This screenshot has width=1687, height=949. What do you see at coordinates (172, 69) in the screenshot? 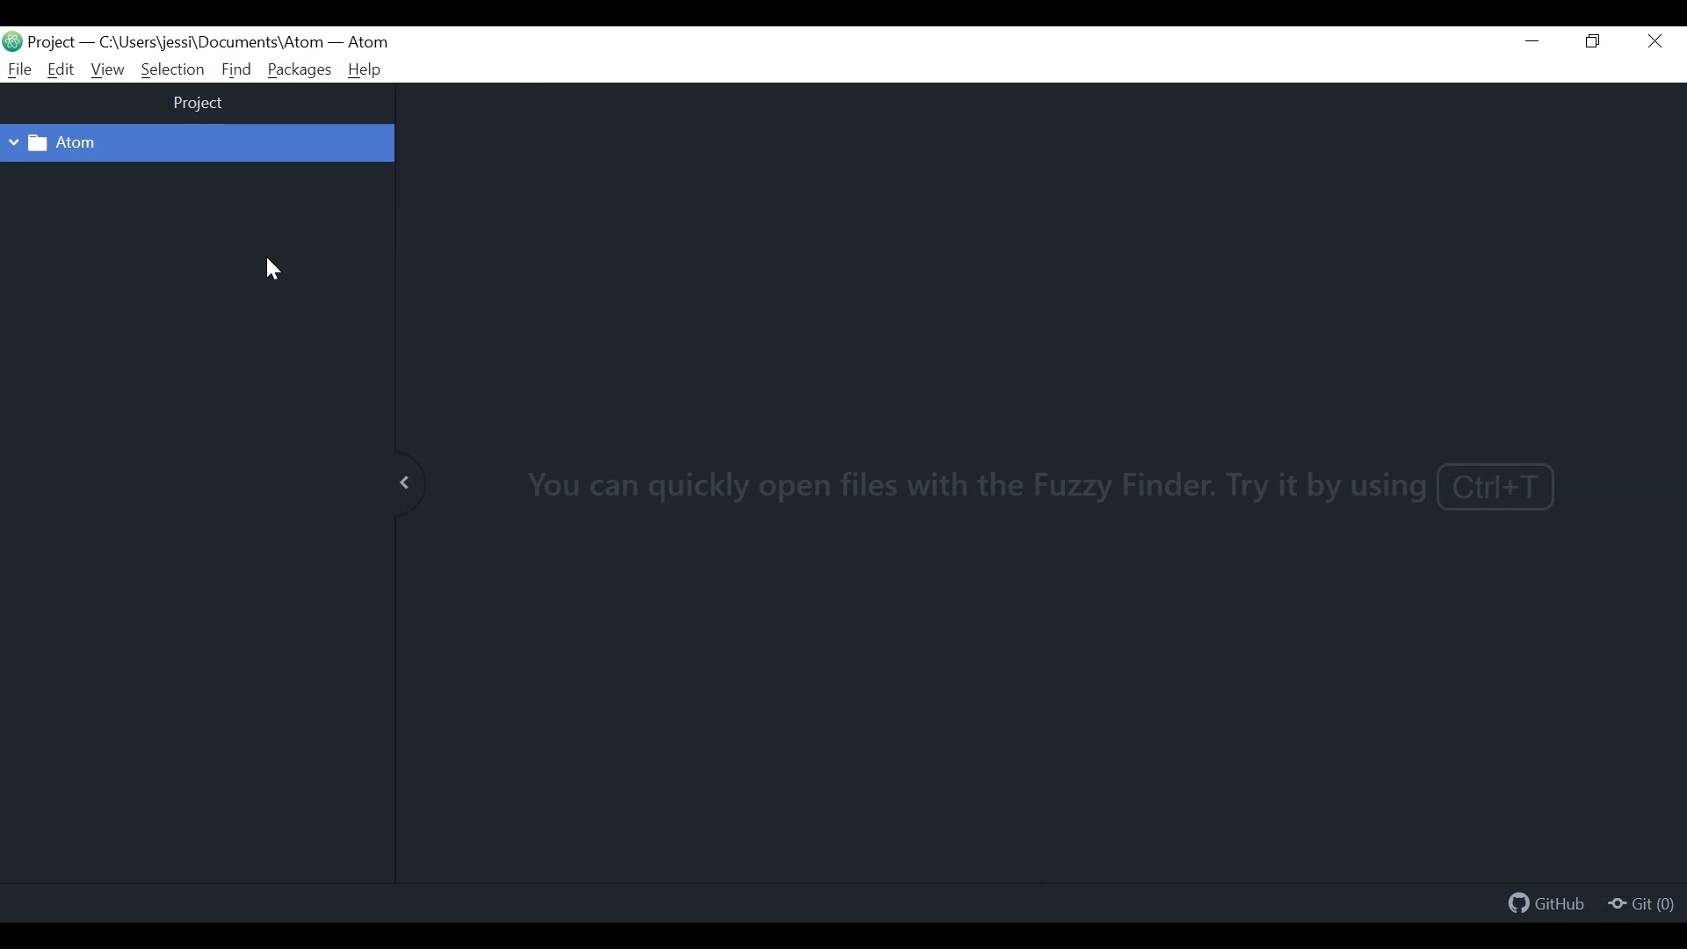
I see `Selection` at bounding box center [172, 69].